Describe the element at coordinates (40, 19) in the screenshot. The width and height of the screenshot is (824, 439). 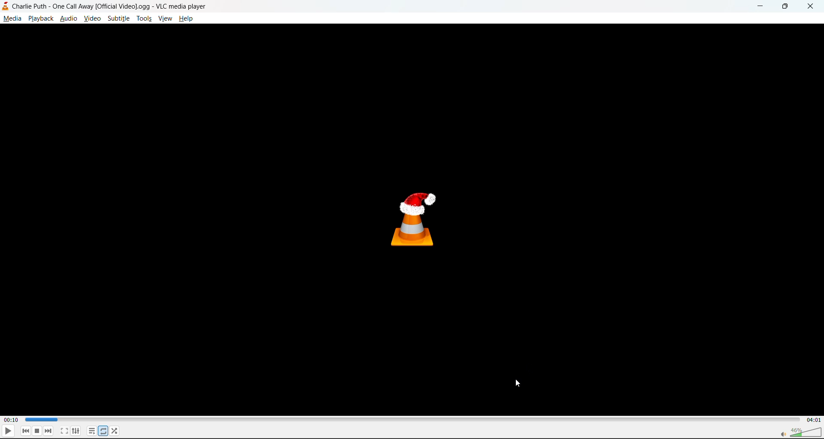
I see `playback` at that location.